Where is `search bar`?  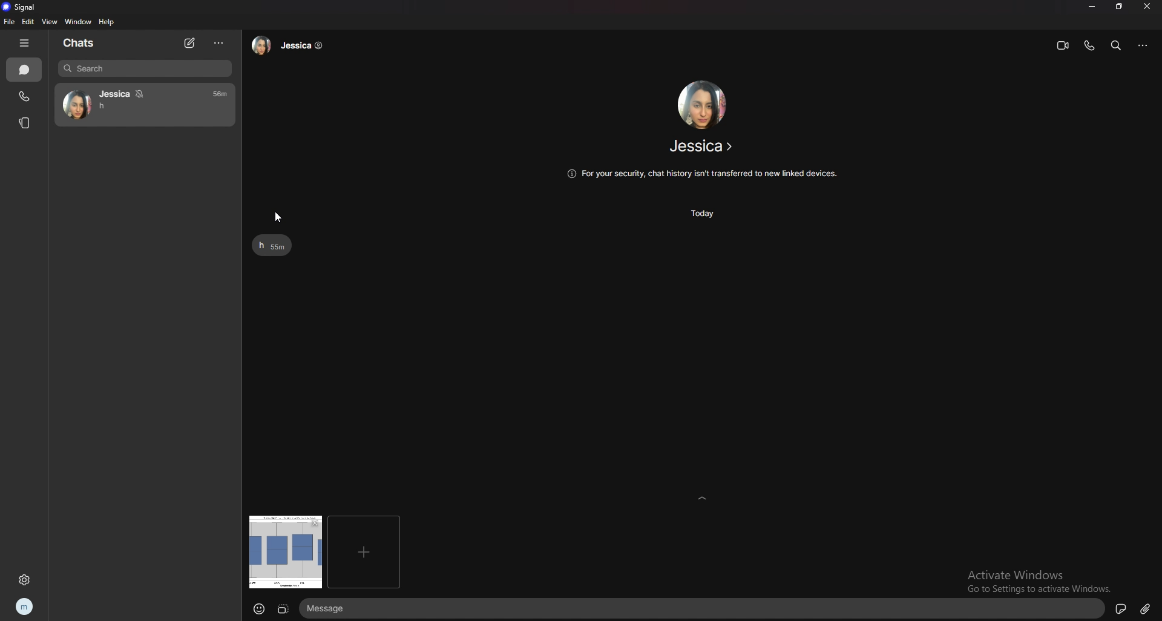 search bar is located at coordinates (1117, 45).